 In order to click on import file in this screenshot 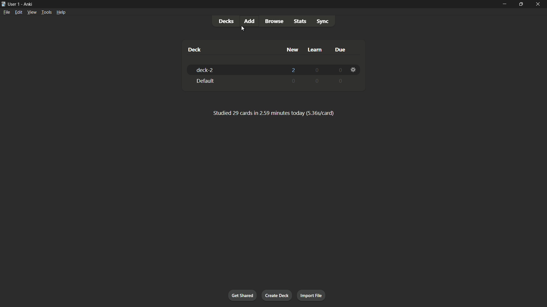, I will do `click(312, 296)`.